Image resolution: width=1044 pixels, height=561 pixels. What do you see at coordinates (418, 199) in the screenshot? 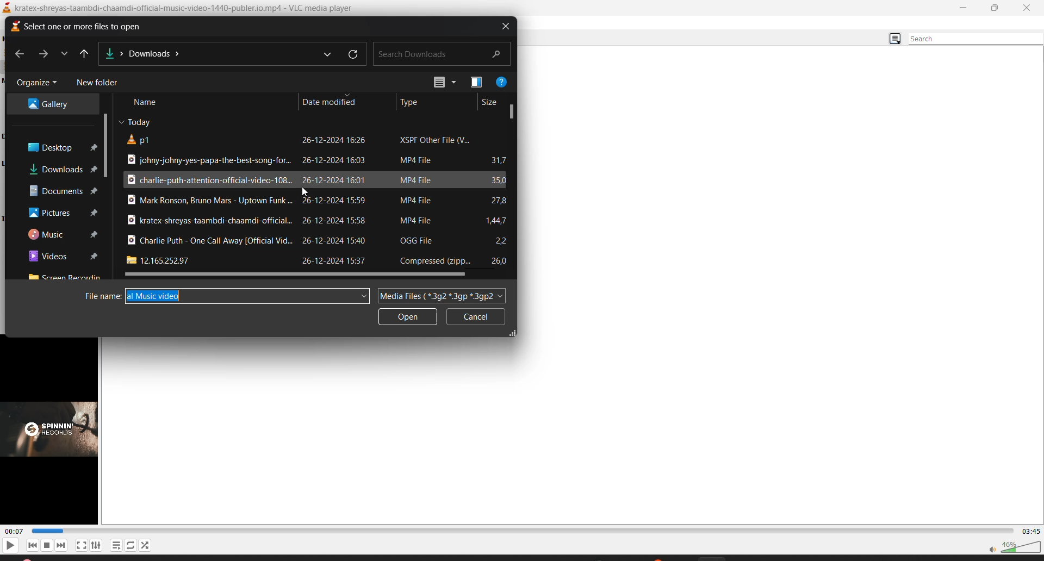
I see `file type` at bounding box center [418, 199].